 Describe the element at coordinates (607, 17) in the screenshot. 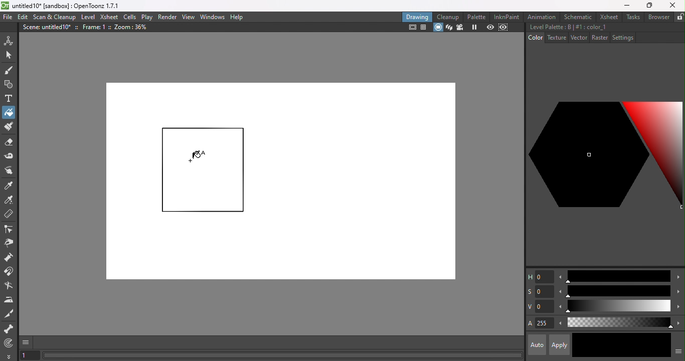

I see `Xsheet` at that location.